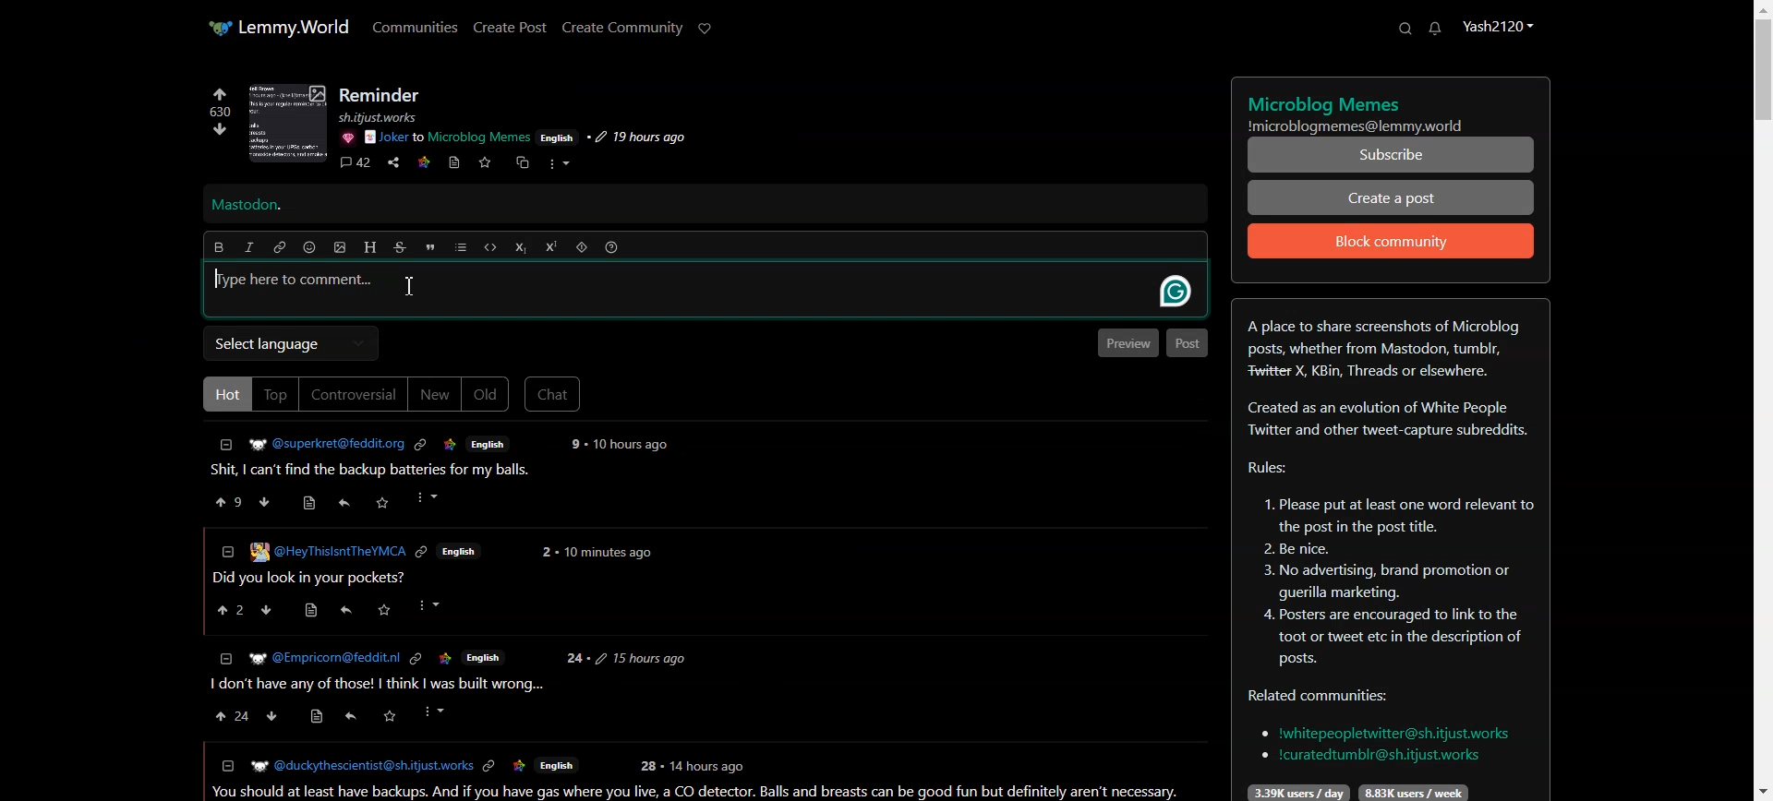 This screenshot has width=1773, height=801. I want to click on Link, so click(424, 161).